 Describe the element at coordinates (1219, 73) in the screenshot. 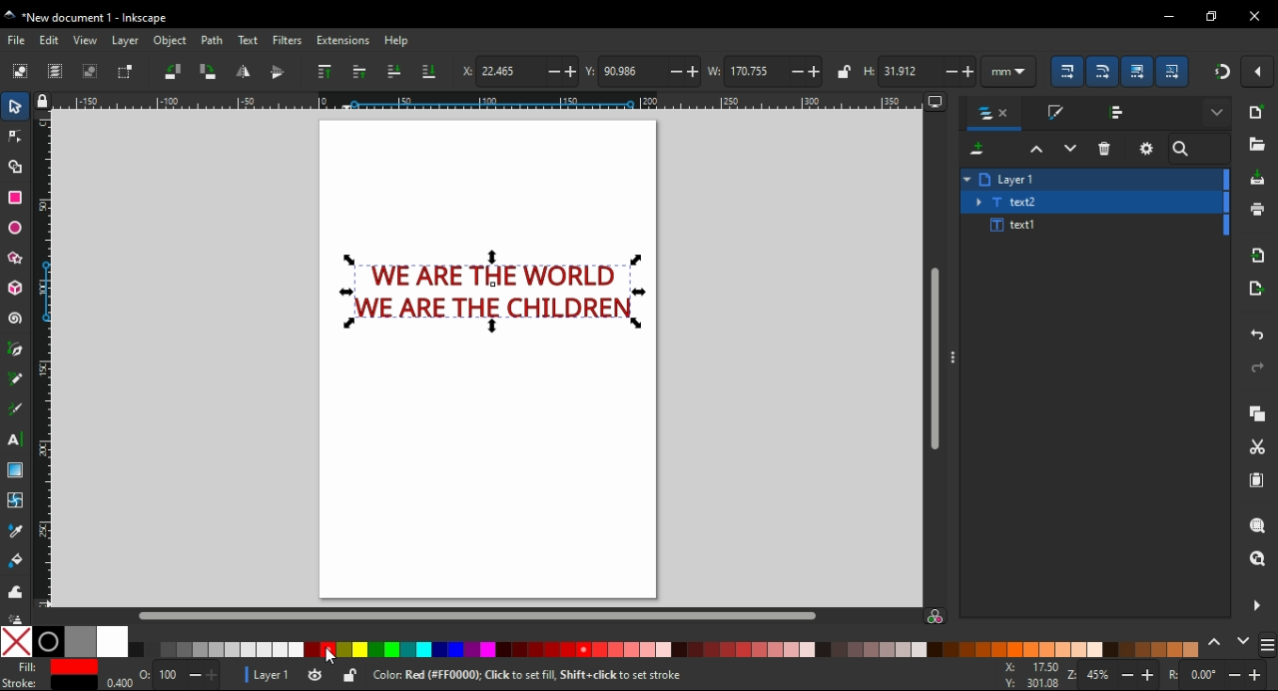

I see `snap` at that location.